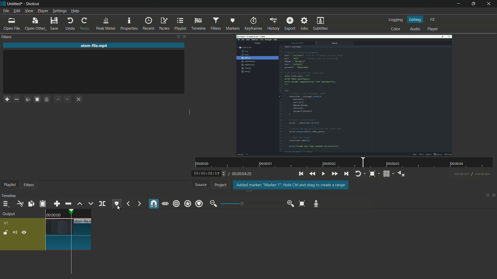  What do you see at coordinates (416, 20) in the screenshot?
I see `editing` at bounding box center [416, 20].